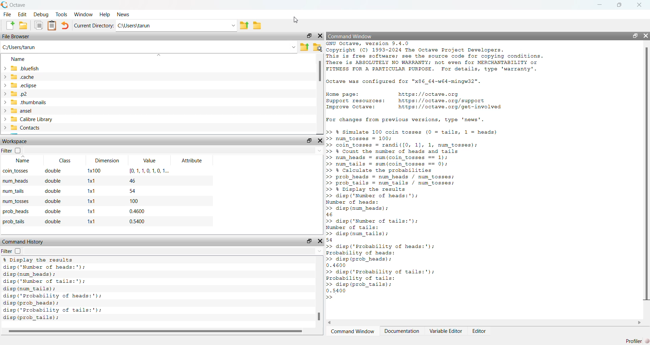 This screenshot has height=345, width=650. What do you see at coordinates (308, 36) in the screenshot?
I see `maximize` at bounding box center [308, 36].